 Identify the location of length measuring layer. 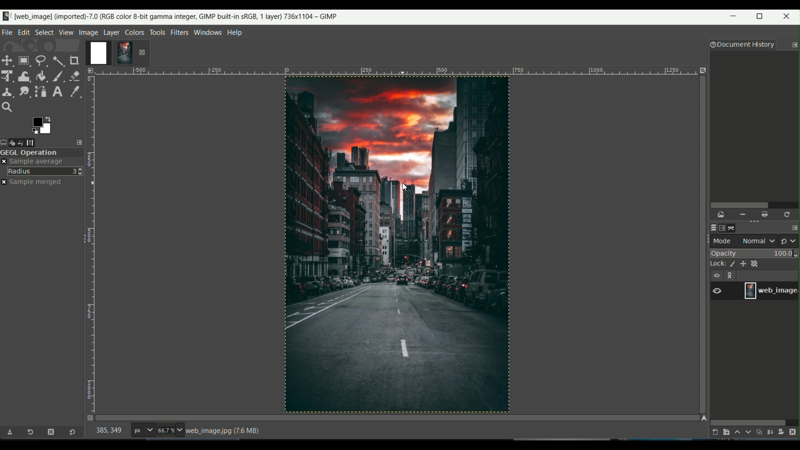
(90, 239).